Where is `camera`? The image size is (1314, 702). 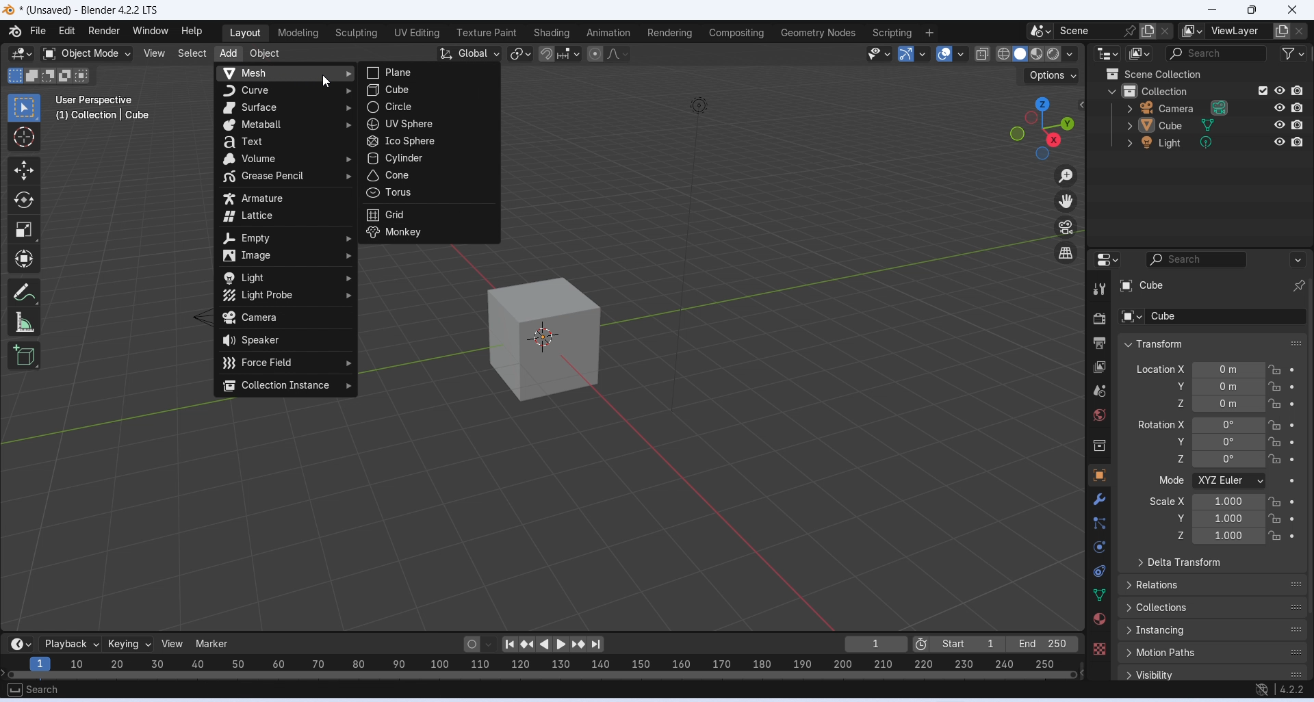 camera is located at coordinates (286, 319).